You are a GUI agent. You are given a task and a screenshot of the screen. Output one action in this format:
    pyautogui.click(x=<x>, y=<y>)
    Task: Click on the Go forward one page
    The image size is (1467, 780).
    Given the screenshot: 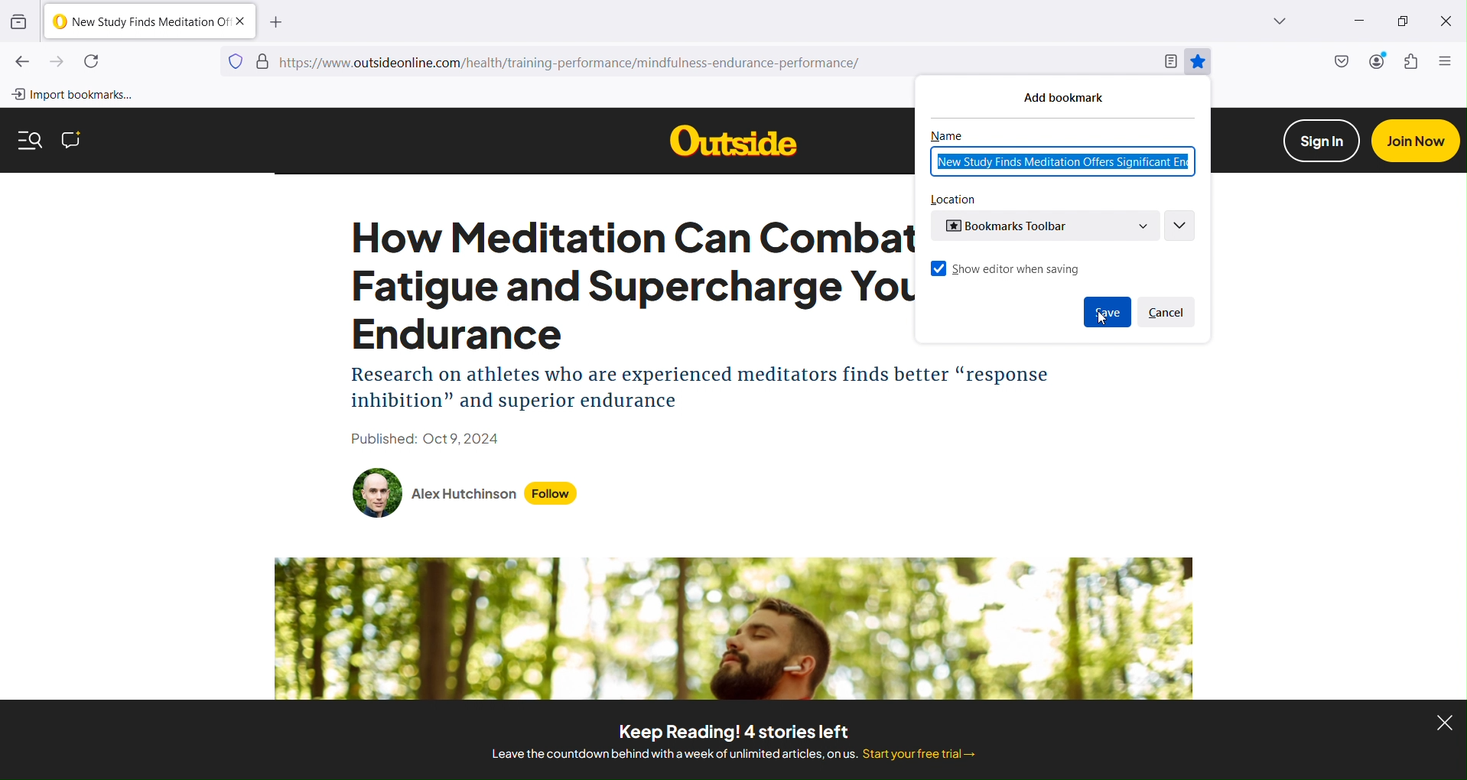 What is the action you would take?
    pyautogui.click(x=57, y=63)
    